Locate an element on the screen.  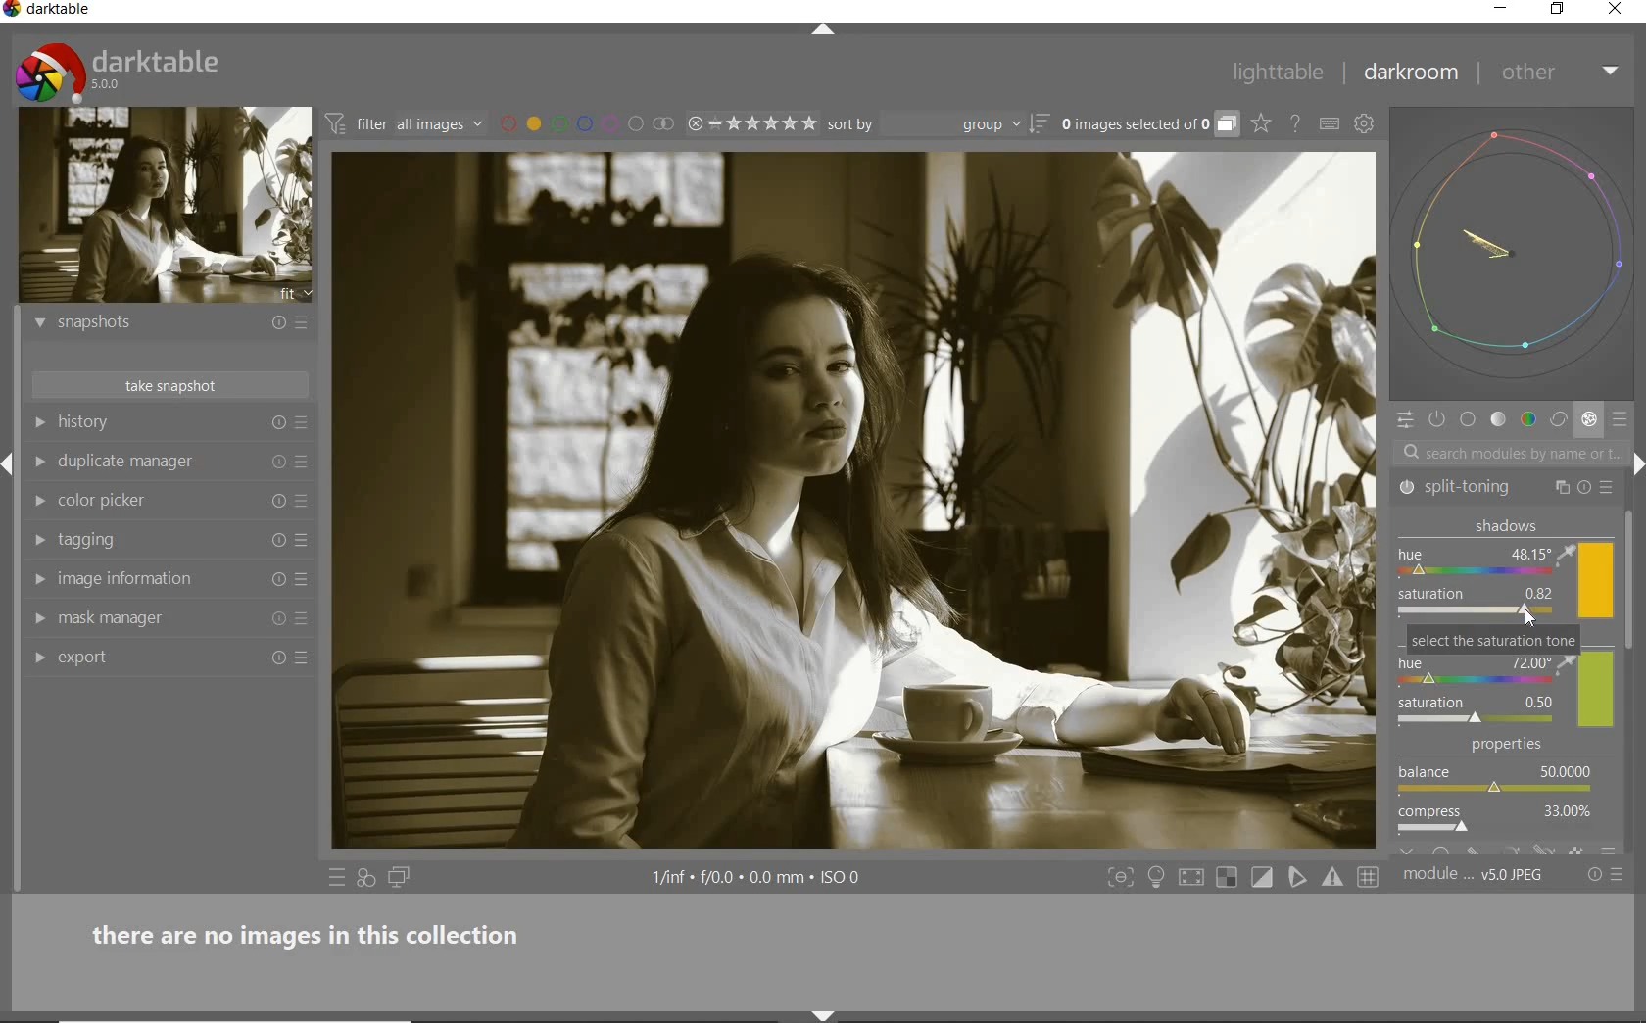
base is located at coordinates (1469, 421).